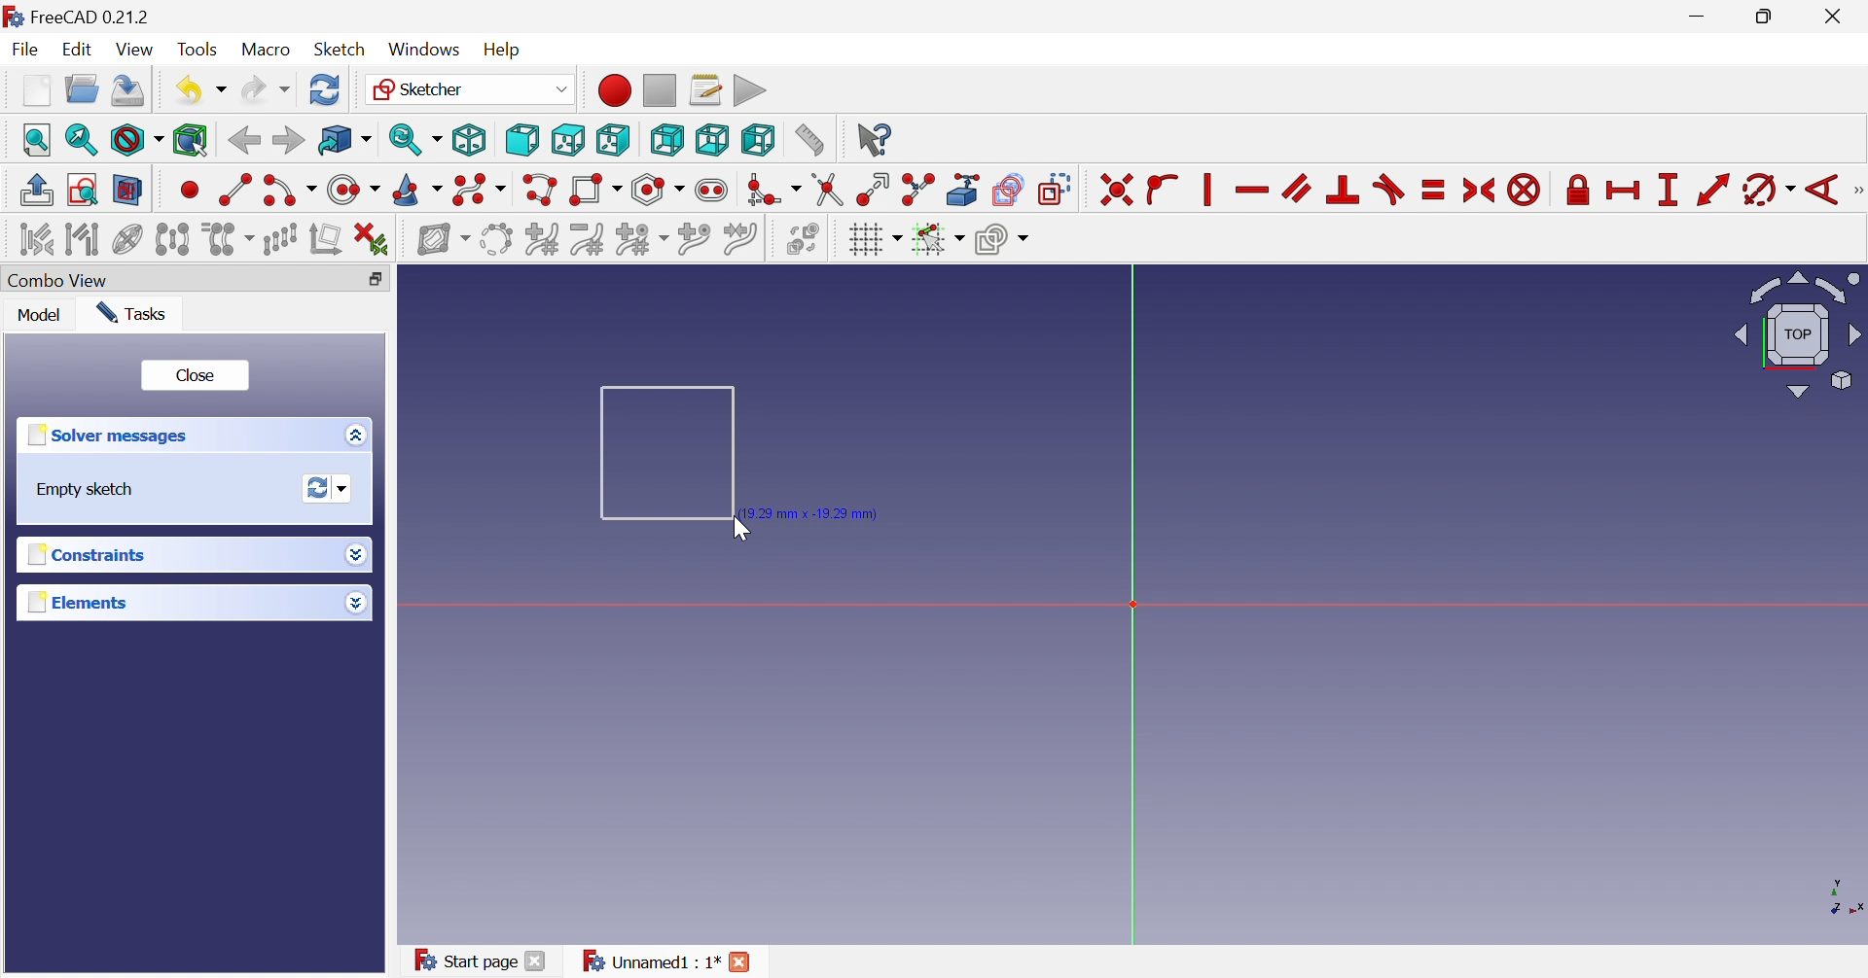  Describe the element at coordinates (1823, 190) in the screenshot. I see `Constrain angle` at that location.